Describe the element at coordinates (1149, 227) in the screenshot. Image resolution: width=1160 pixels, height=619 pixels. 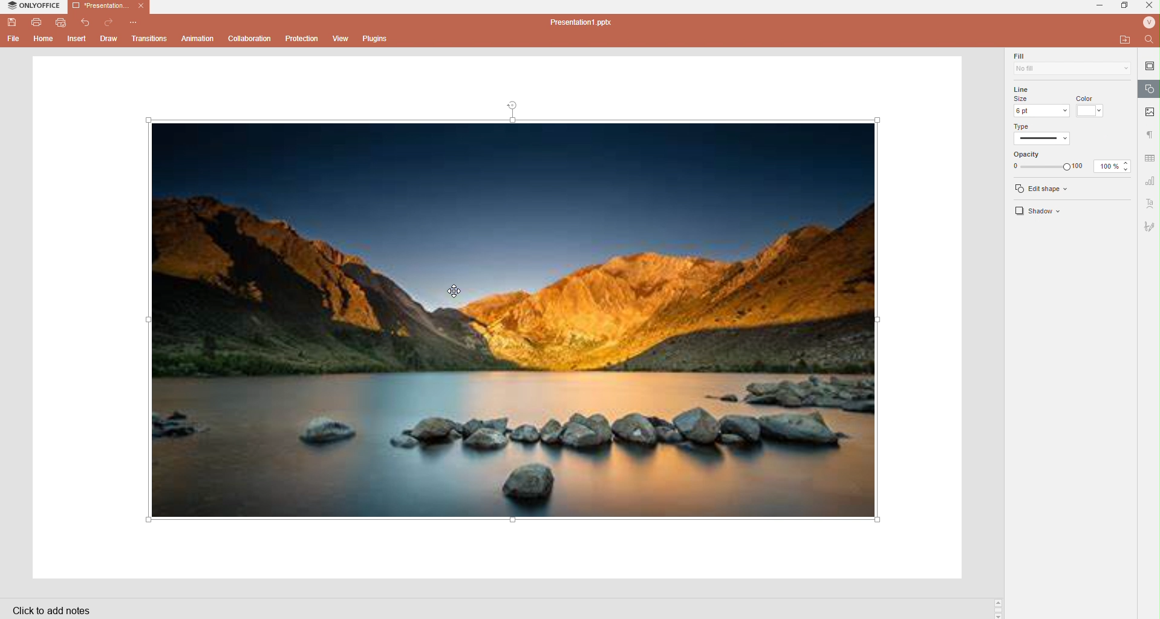
I see `Draw settings` at that location.